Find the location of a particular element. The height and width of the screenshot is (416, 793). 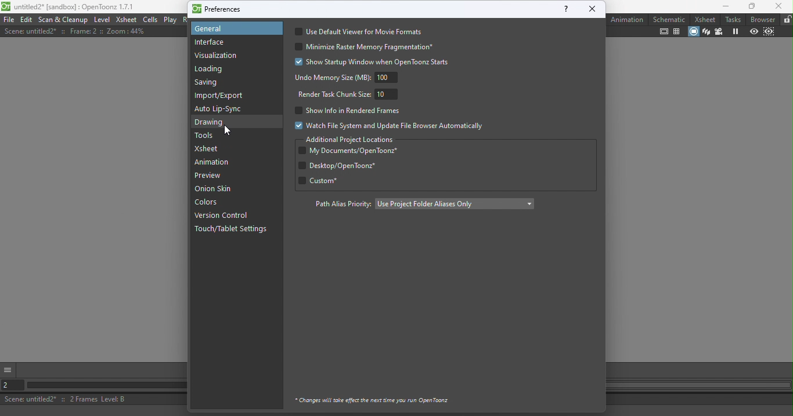

Indo memory size is located at coordinates (347, 77).